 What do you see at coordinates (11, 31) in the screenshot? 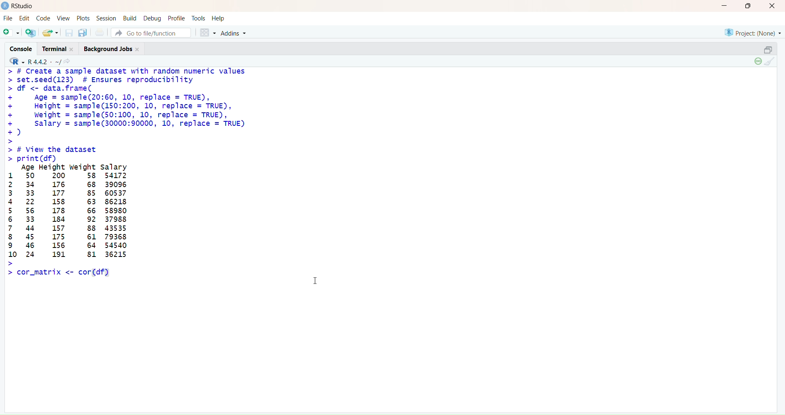
I see `New file` at bounding box center [11, 31].